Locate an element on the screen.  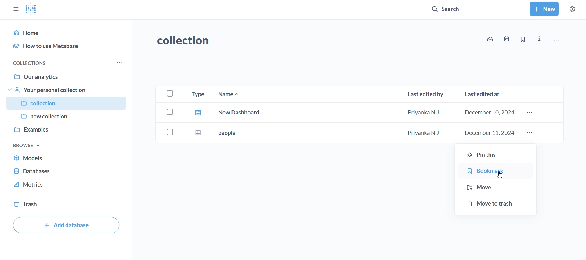
settings is located at coordinates (573, 8).